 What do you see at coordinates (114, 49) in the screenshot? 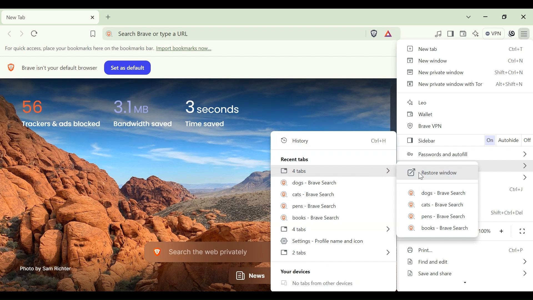
I see `Import bookmarks` at bounding box center [114, 49].